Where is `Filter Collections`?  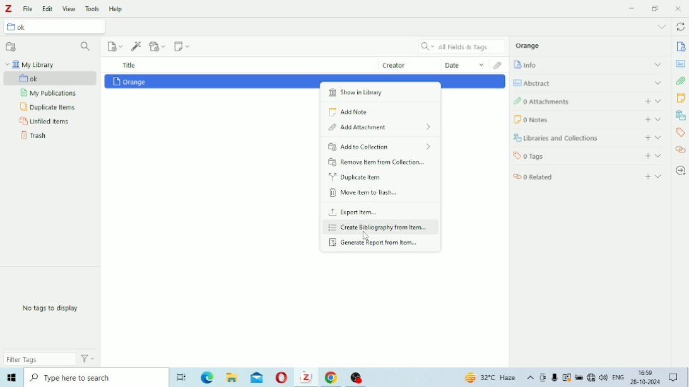
Filter Collections is located at coordinates (86, 47).